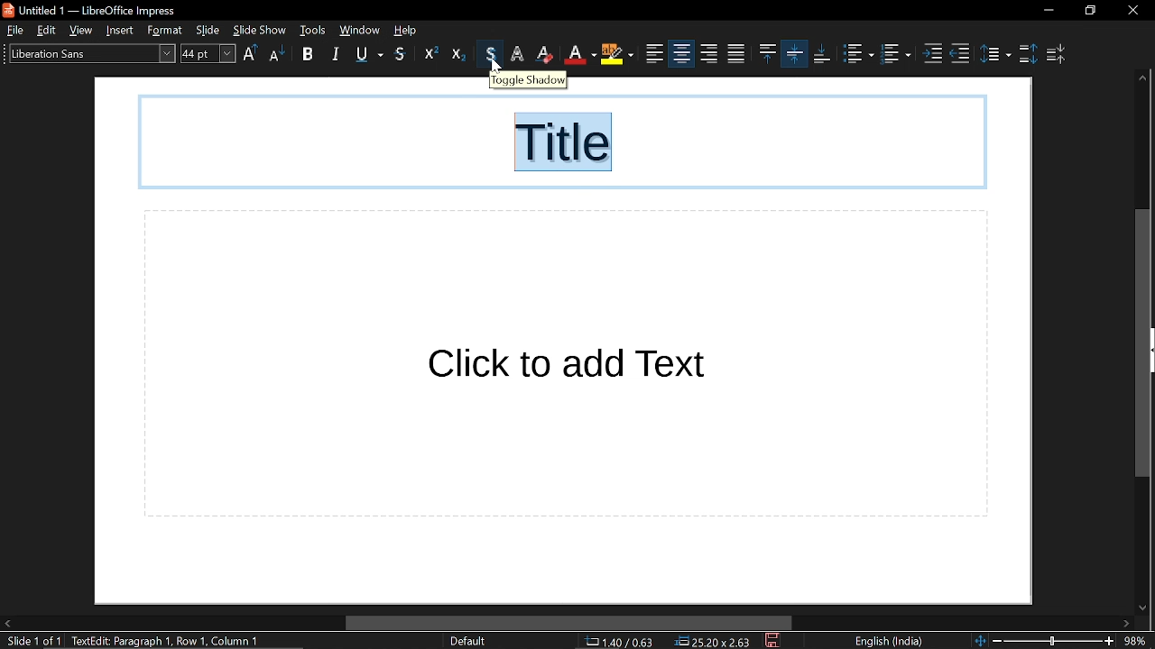  Describe the element at coordinates (1138, 641) in the screenshot. I see `current zoom` at that location.